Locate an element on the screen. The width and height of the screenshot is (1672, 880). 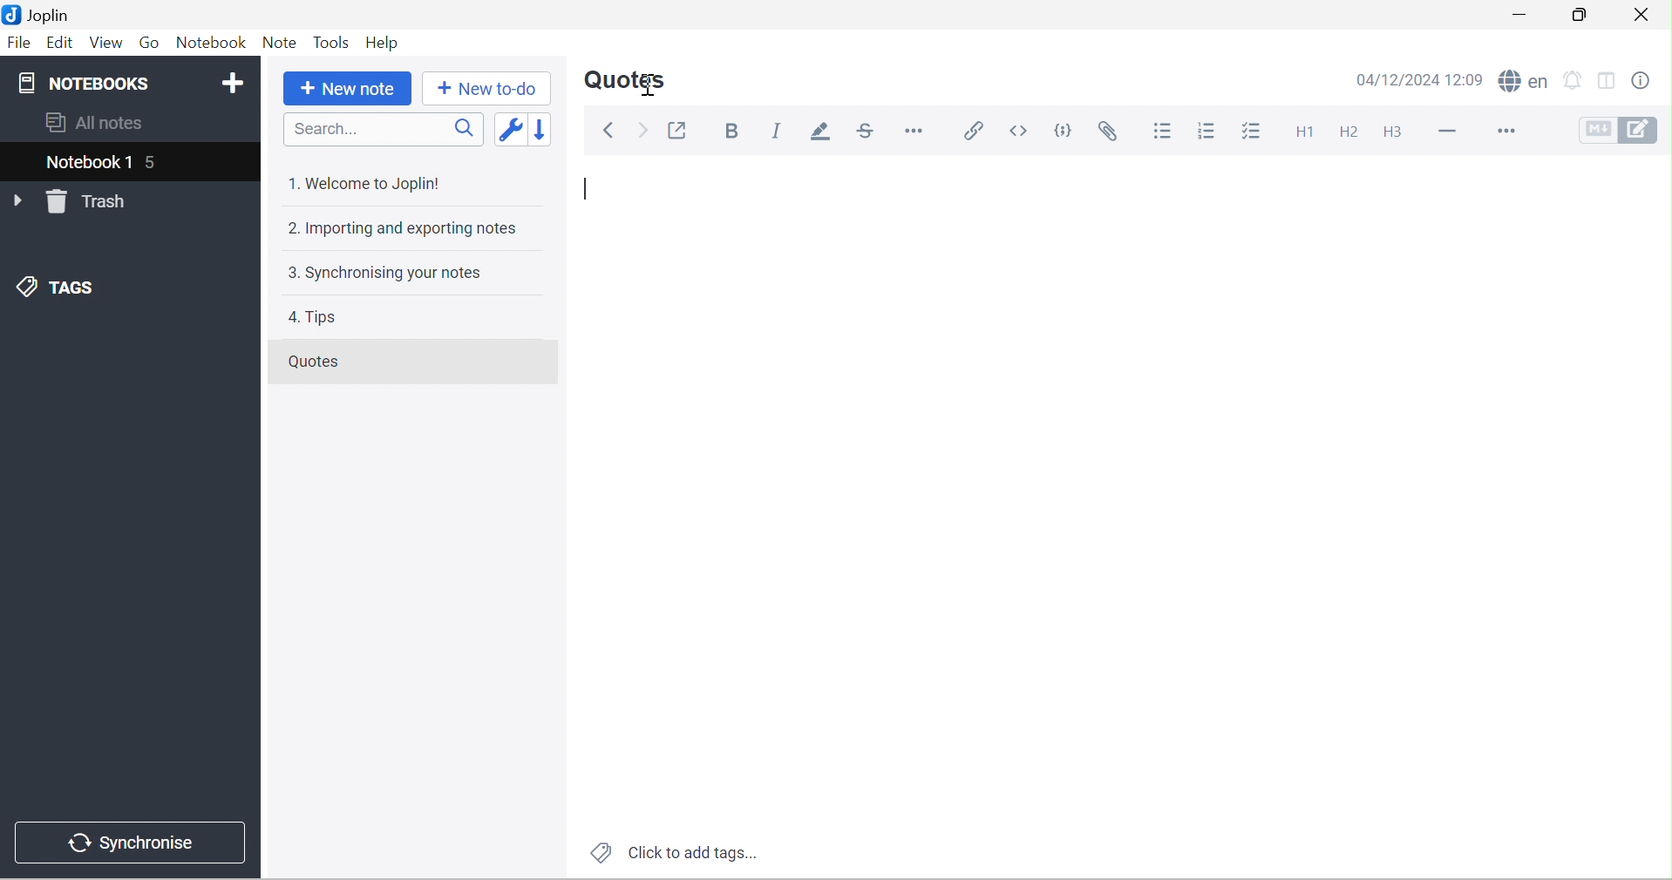
NOTEBOOKS is located at coordinates (88, 83).